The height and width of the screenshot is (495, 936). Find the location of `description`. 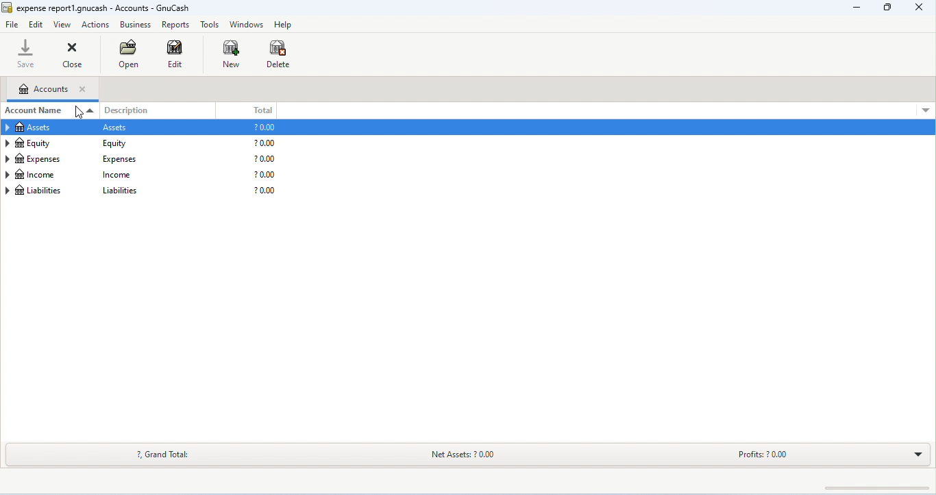

description is located at coordinates (130, 111).